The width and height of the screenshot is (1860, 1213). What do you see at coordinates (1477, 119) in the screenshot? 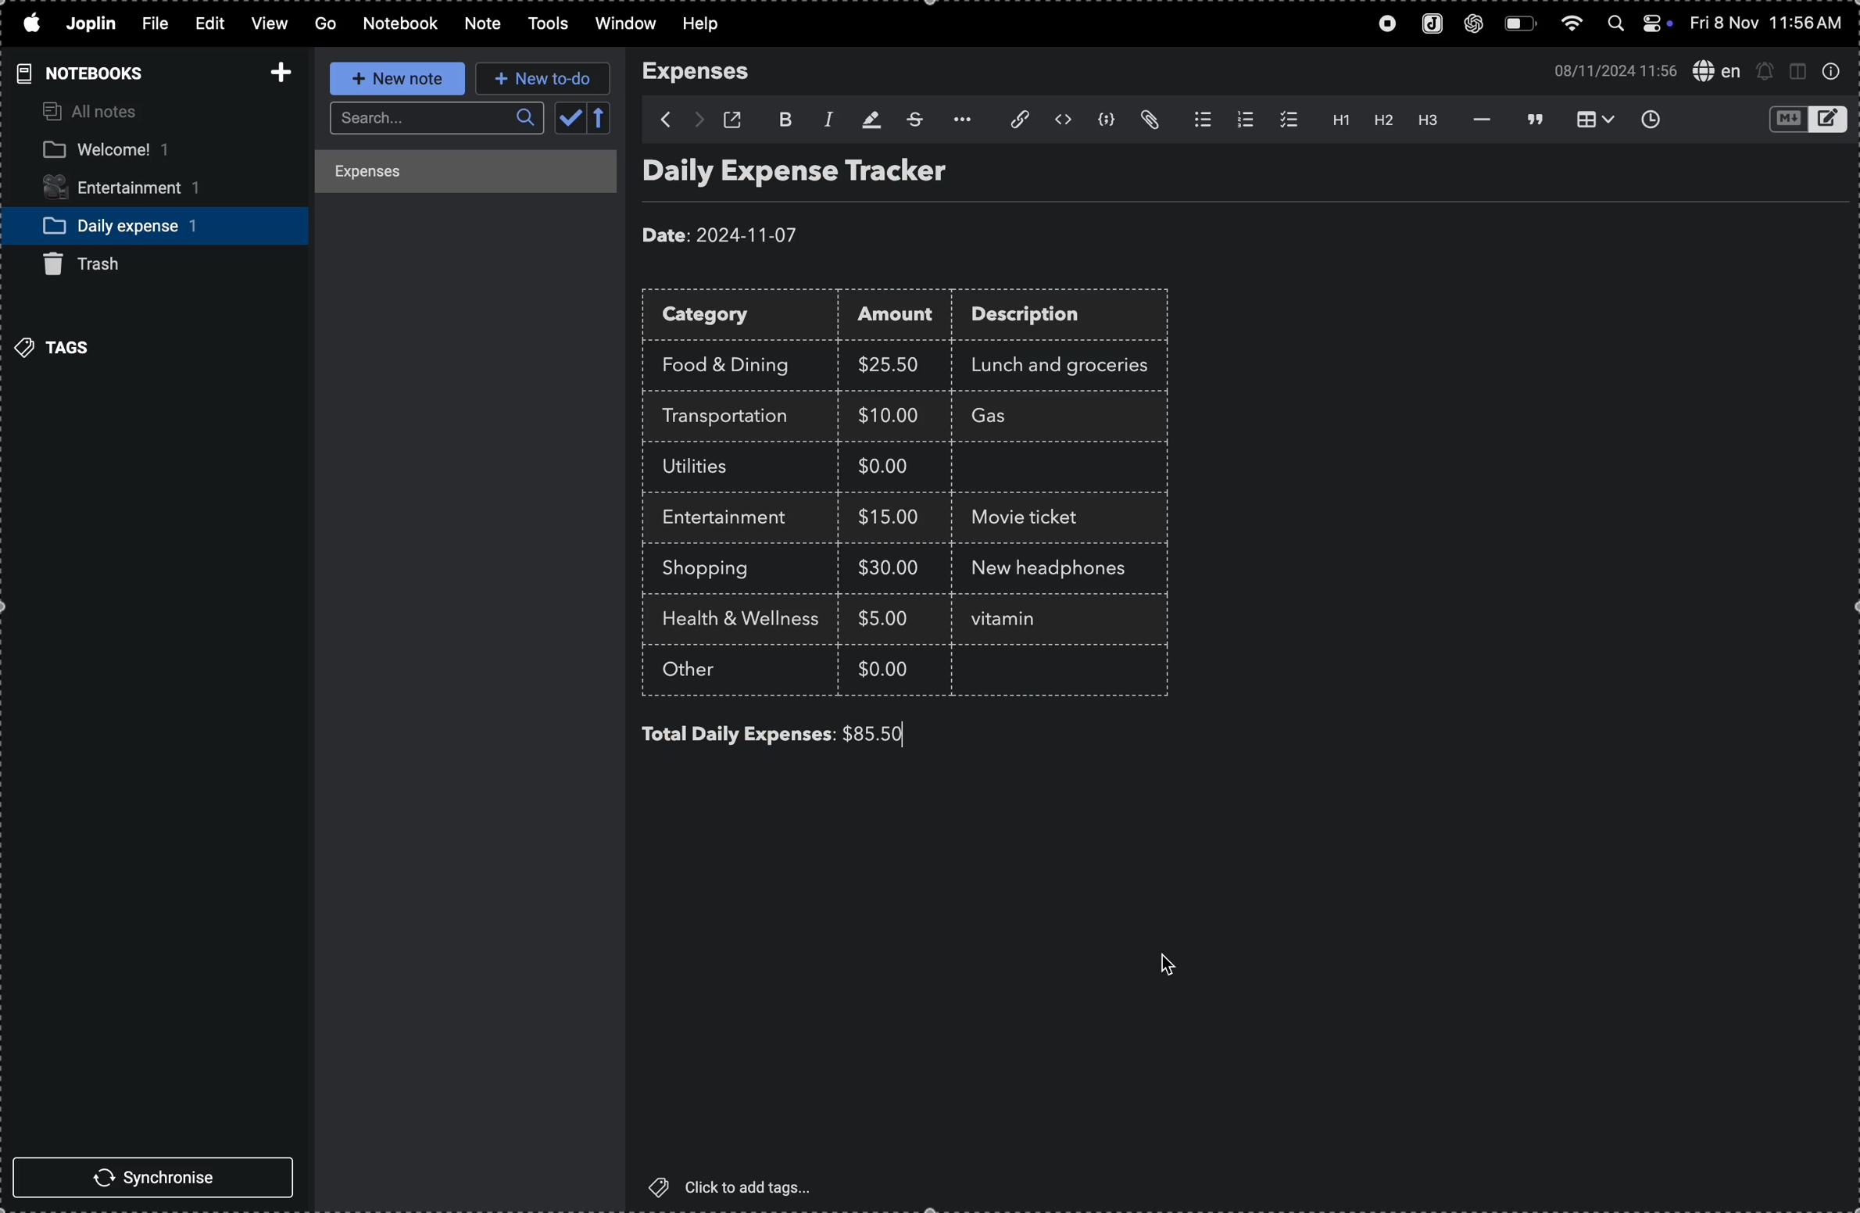
I see `horrizontal line` at bounding box center [1477, 119].